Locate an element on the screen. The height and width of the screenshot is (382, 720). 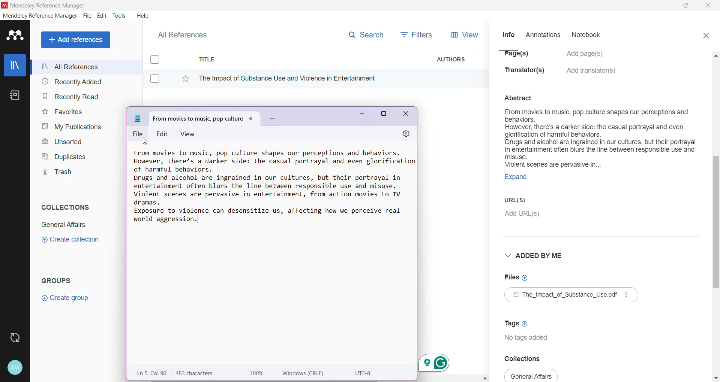
View is located at coordinates (189, 134).